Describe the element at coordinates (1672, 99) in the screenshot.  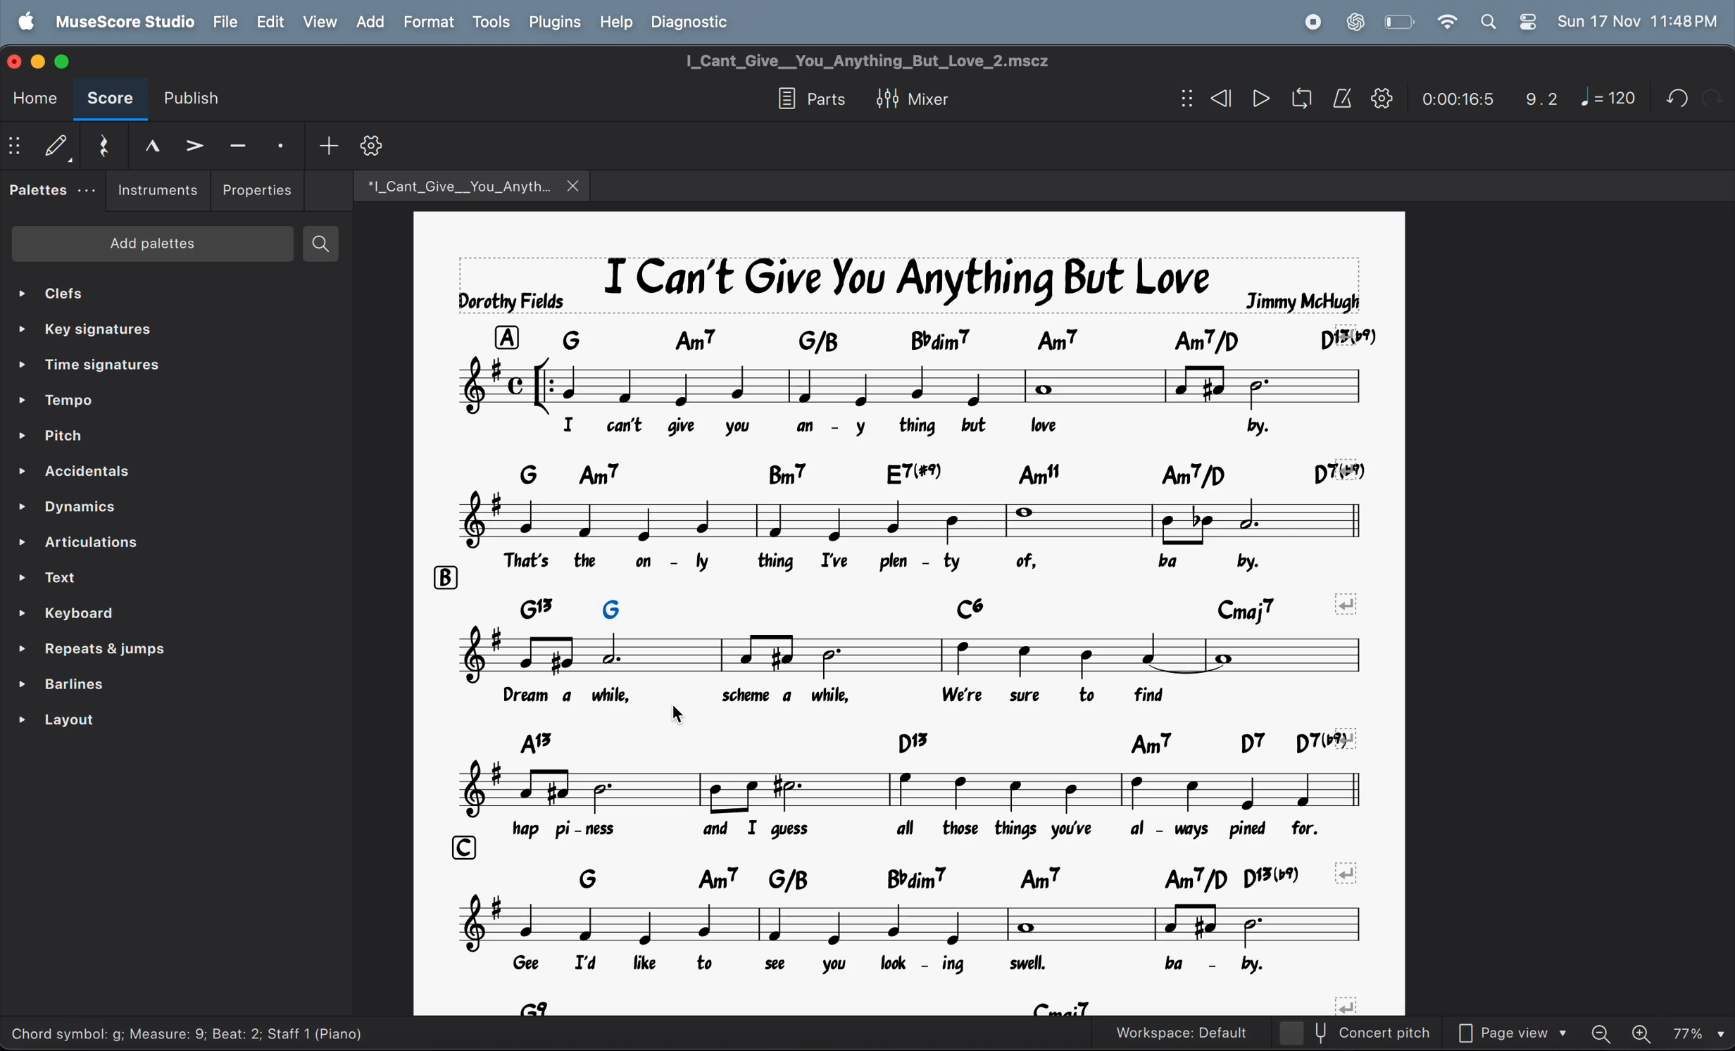
I see `undo` at that location.